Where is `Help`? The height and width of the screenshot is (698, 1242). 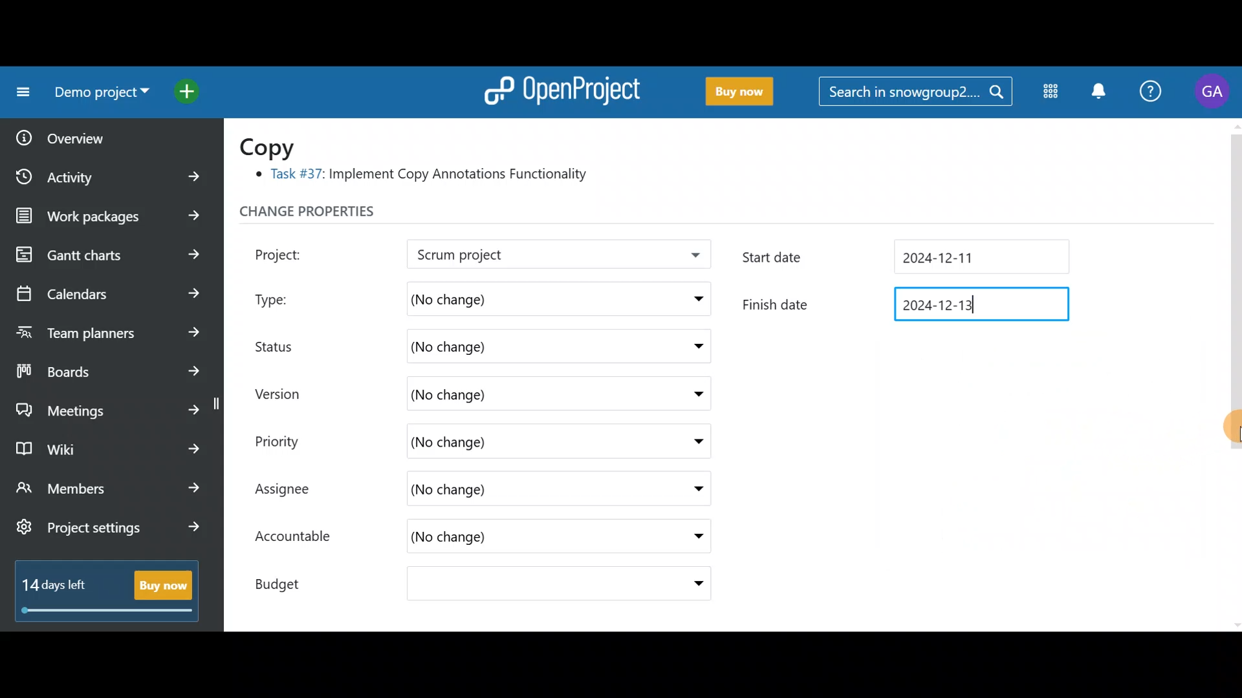 Help is located at coordinates (1151, 93).